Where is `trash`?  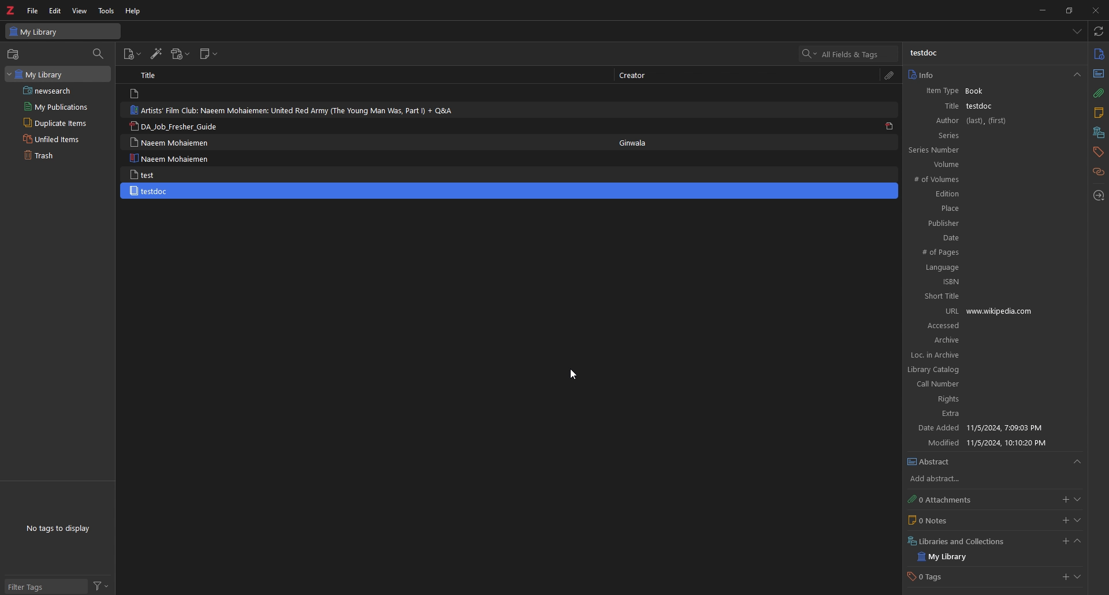 trash is located at coordinates (53, 155).